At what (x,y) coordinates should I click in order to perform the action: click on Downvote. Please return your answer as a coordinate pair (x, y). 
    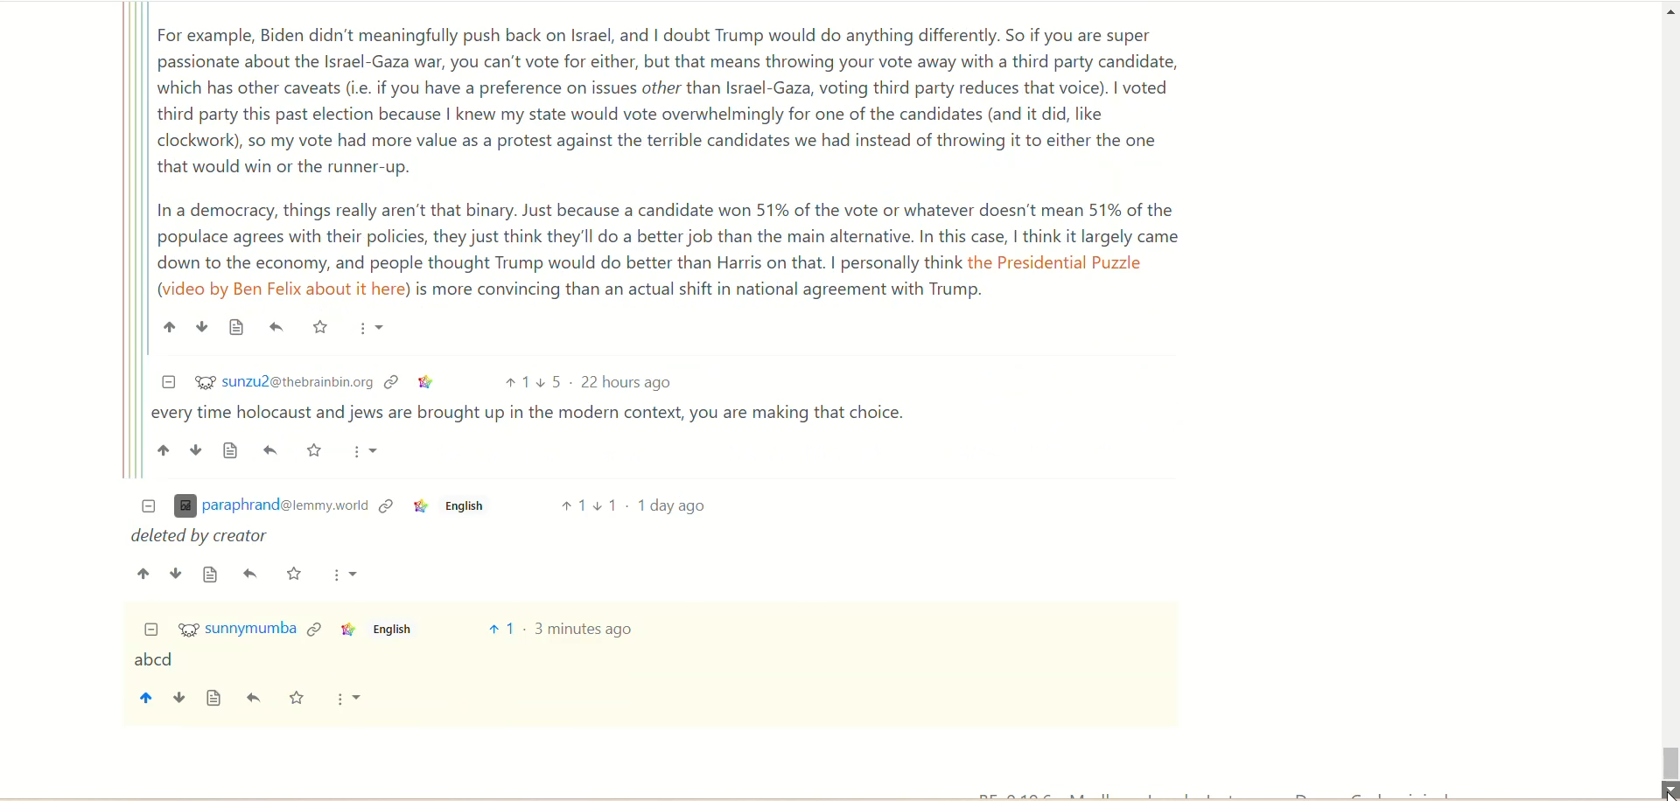
    Looking at the image, I should click on (196, 449).